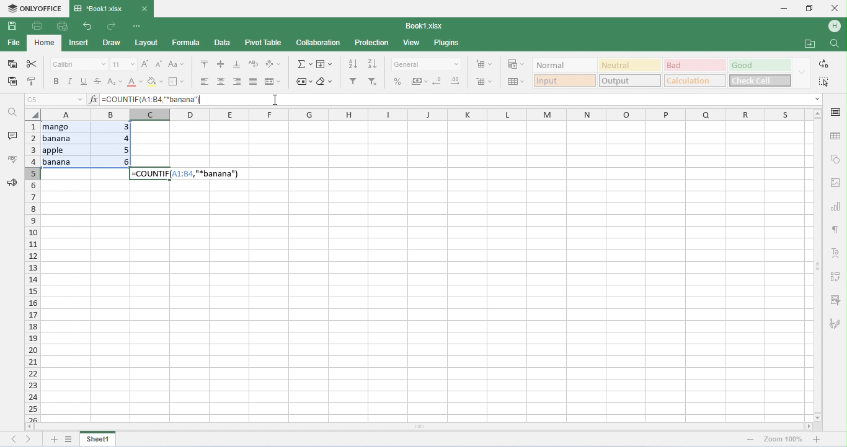 The height and width of the screenshot is (447, 847). I want to click on save, so click(12, 27).